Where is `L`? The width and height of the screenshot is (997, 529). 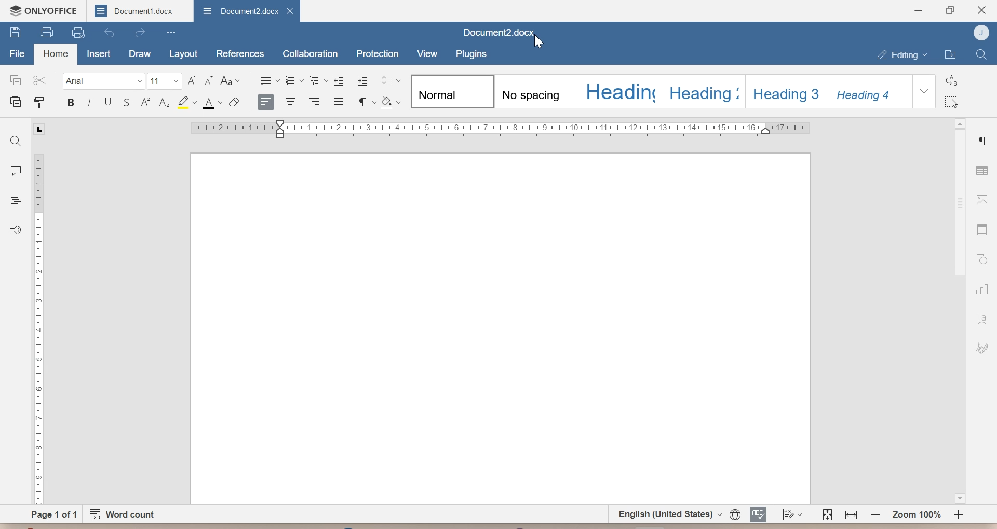 L is located at coordinates (41, 129).